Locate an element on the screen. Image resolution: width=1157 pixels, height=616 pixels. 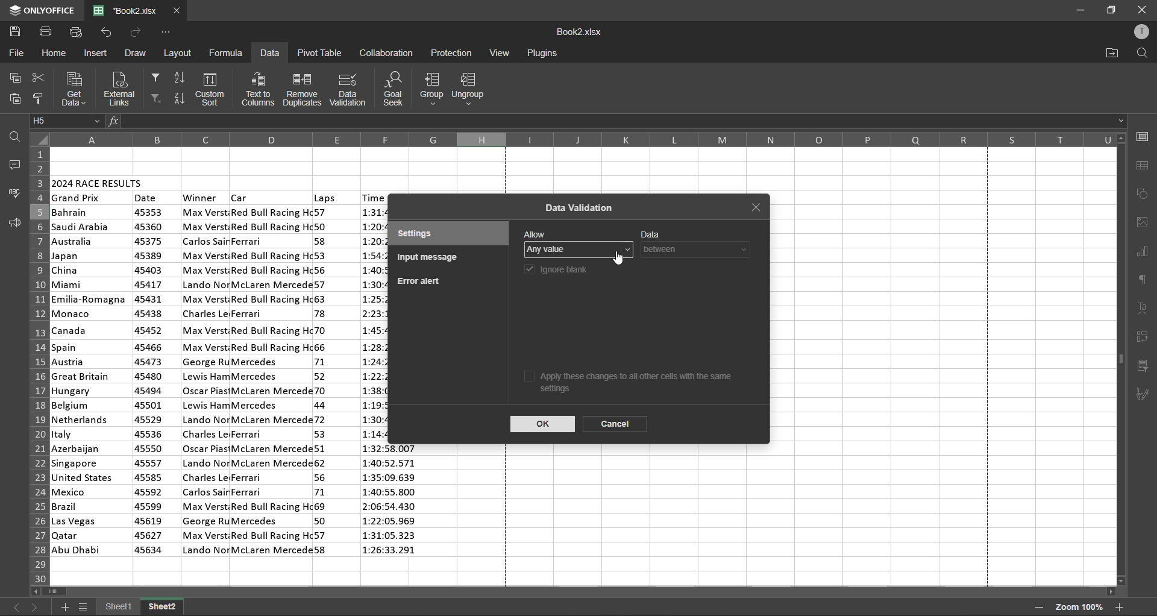
find is located at coordinates (17, 136).